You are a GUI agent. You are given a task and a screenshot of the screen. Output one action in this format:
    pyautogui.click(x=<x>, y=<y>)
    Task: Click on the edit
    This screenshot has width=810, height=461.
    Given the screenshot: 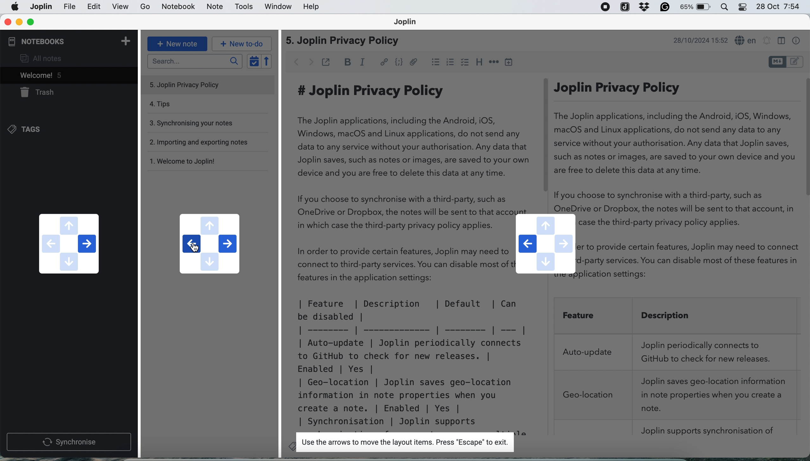 What is the action you would take?
    pyautogui.click(x=94, y=7)
    